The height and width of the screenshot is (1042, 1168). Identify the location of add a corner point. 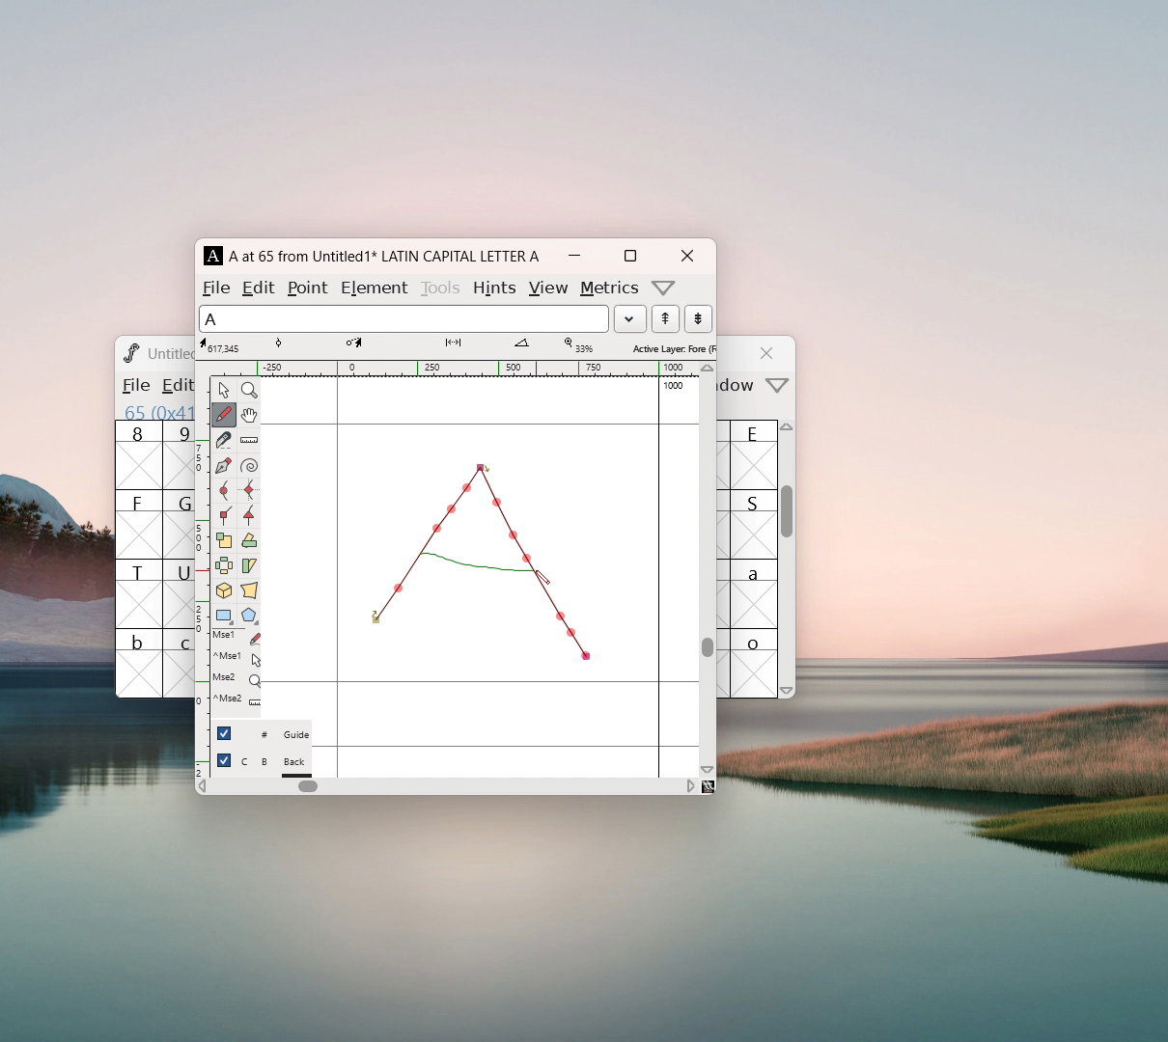
(223, 514).